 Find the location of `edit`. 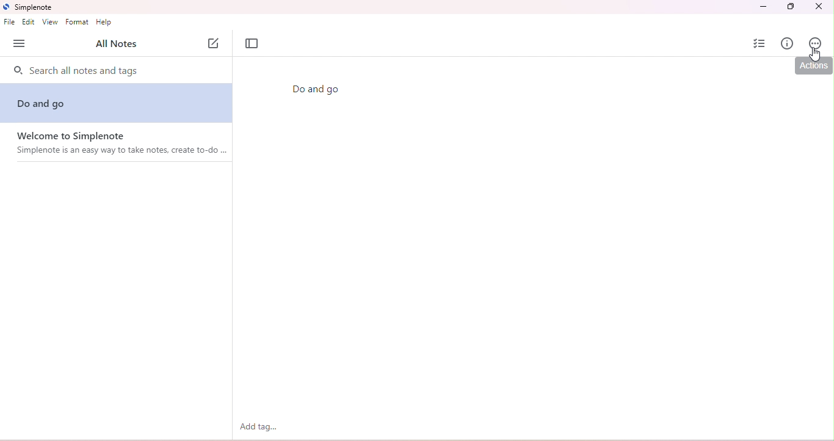

edit is located at coordinates (29, 22).